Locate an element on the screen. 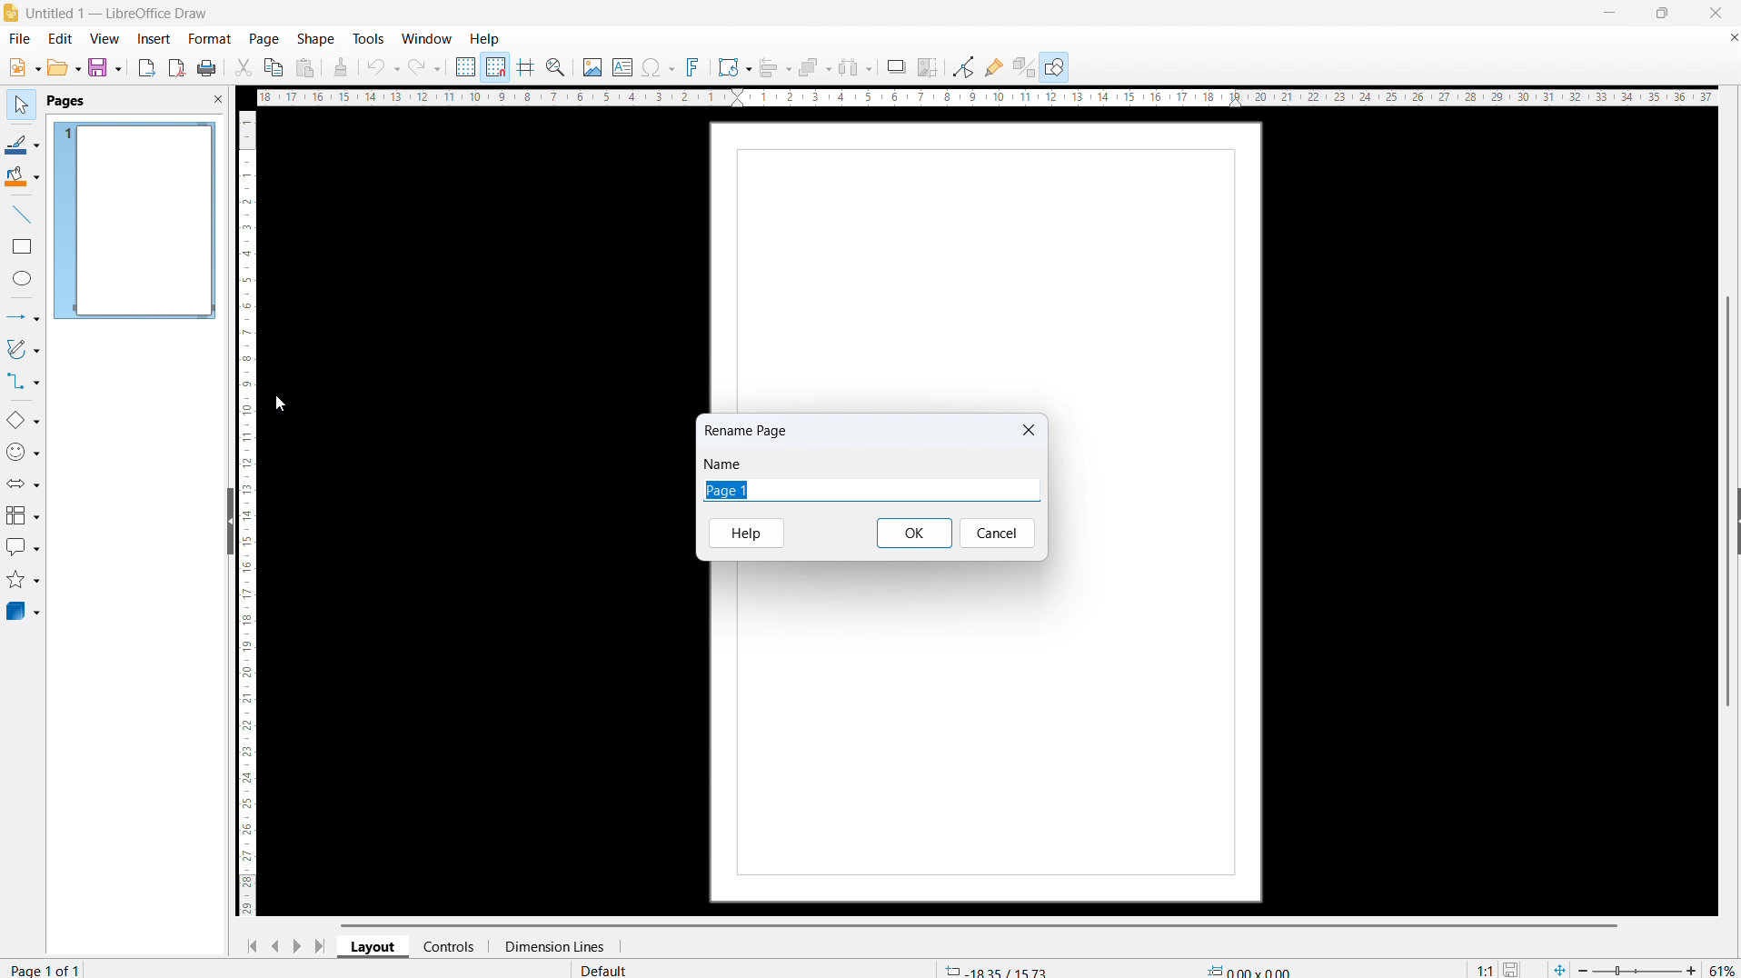 The image size is (1741, 978). select is located at coordinates (20, 105).